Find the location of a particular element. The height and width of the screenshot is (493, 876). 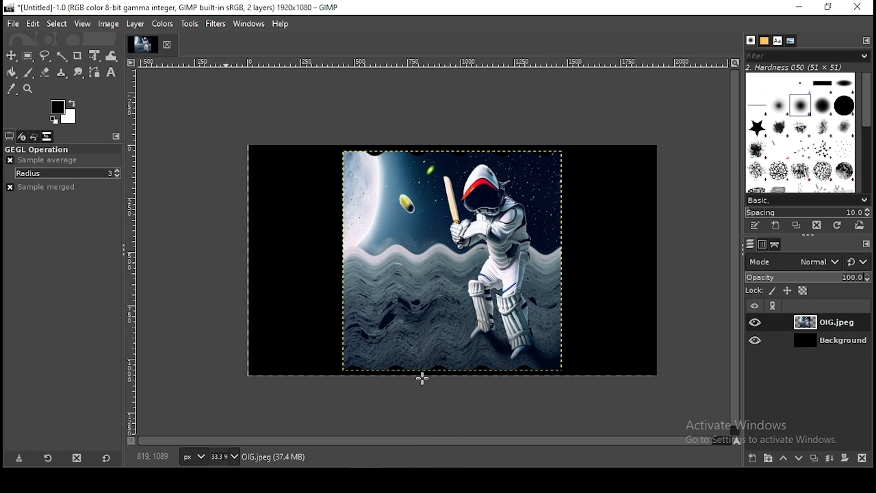

filters is located at coordinates (216, 24).